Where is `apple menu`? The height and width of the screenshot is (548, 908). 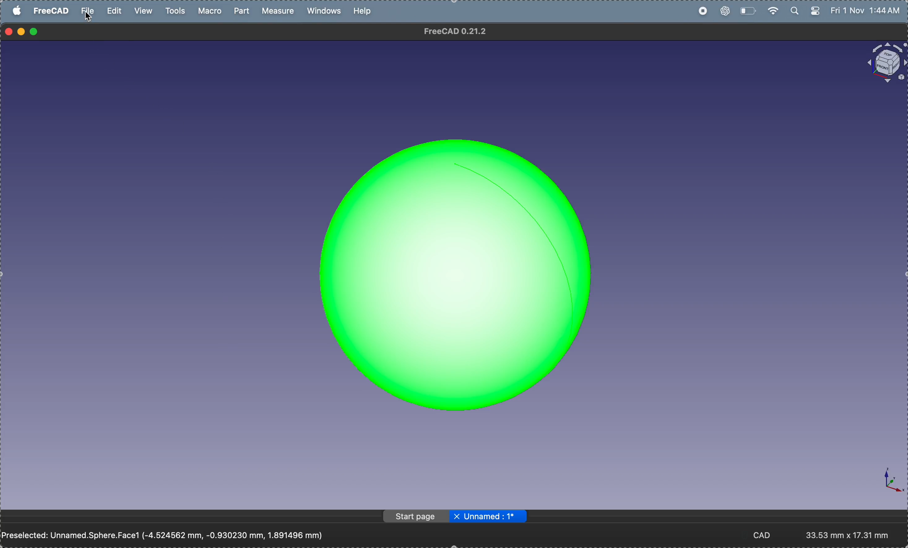 apple menu is located at coordinates (17, 10).